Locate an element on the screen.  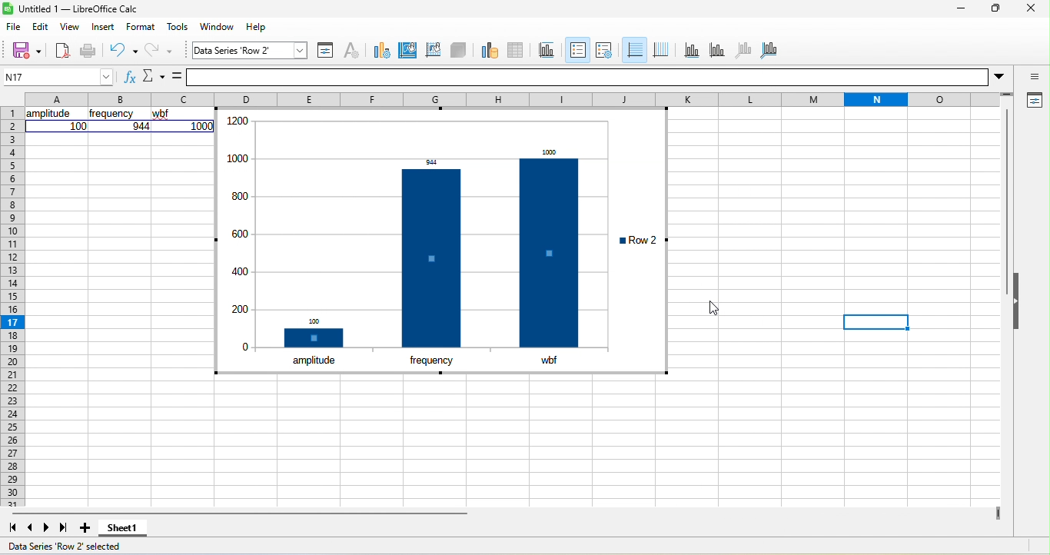
tools is located at coordinates (177, 26).